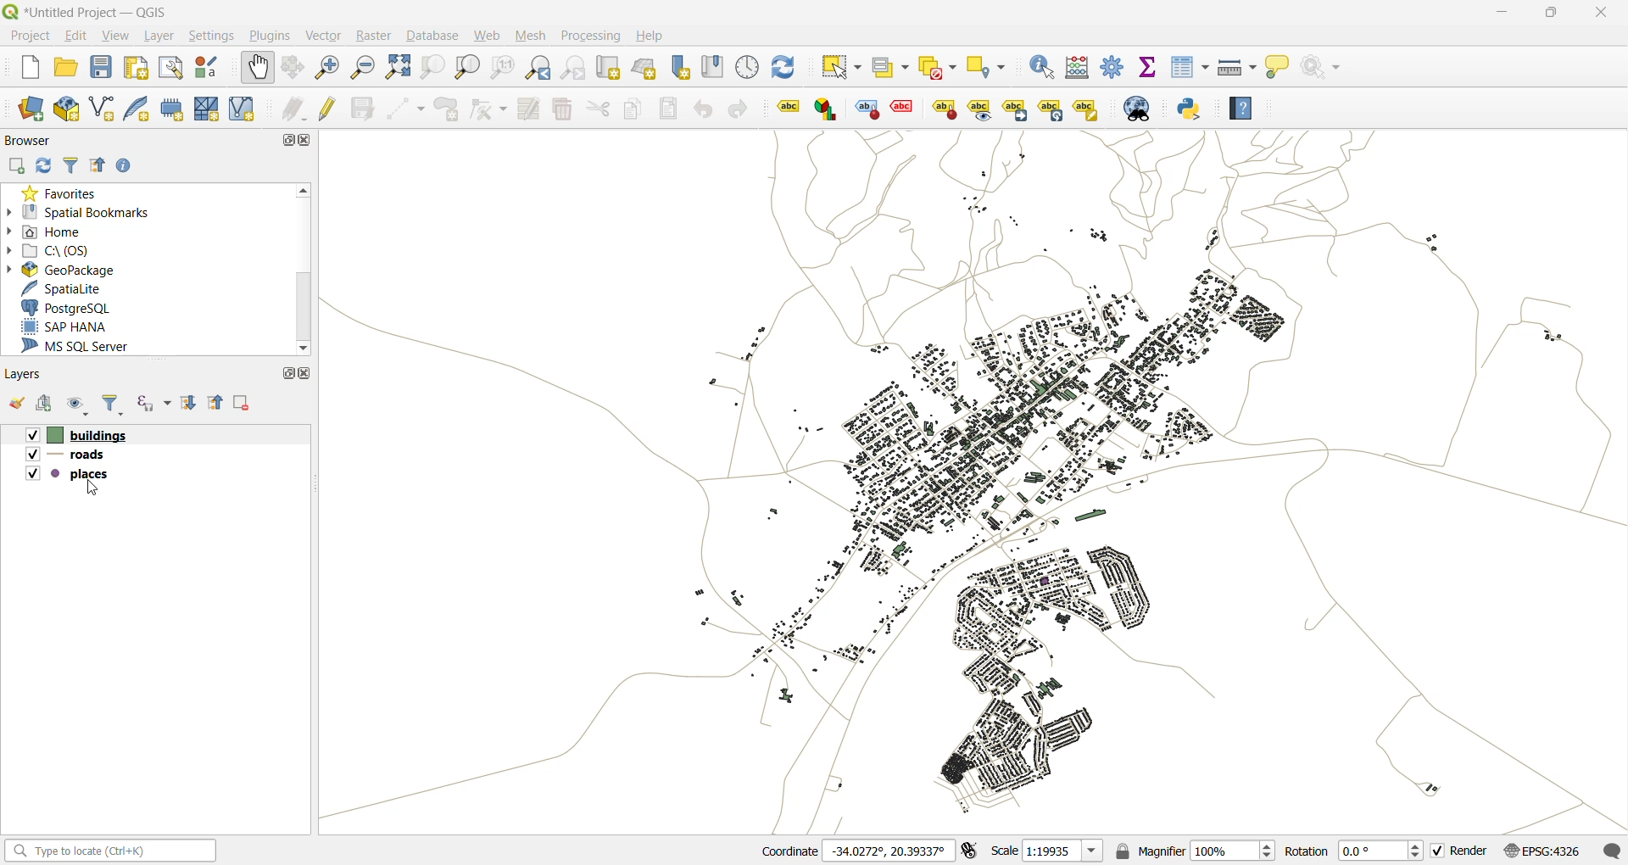  I want to click on zoom native, so click(505, 67).